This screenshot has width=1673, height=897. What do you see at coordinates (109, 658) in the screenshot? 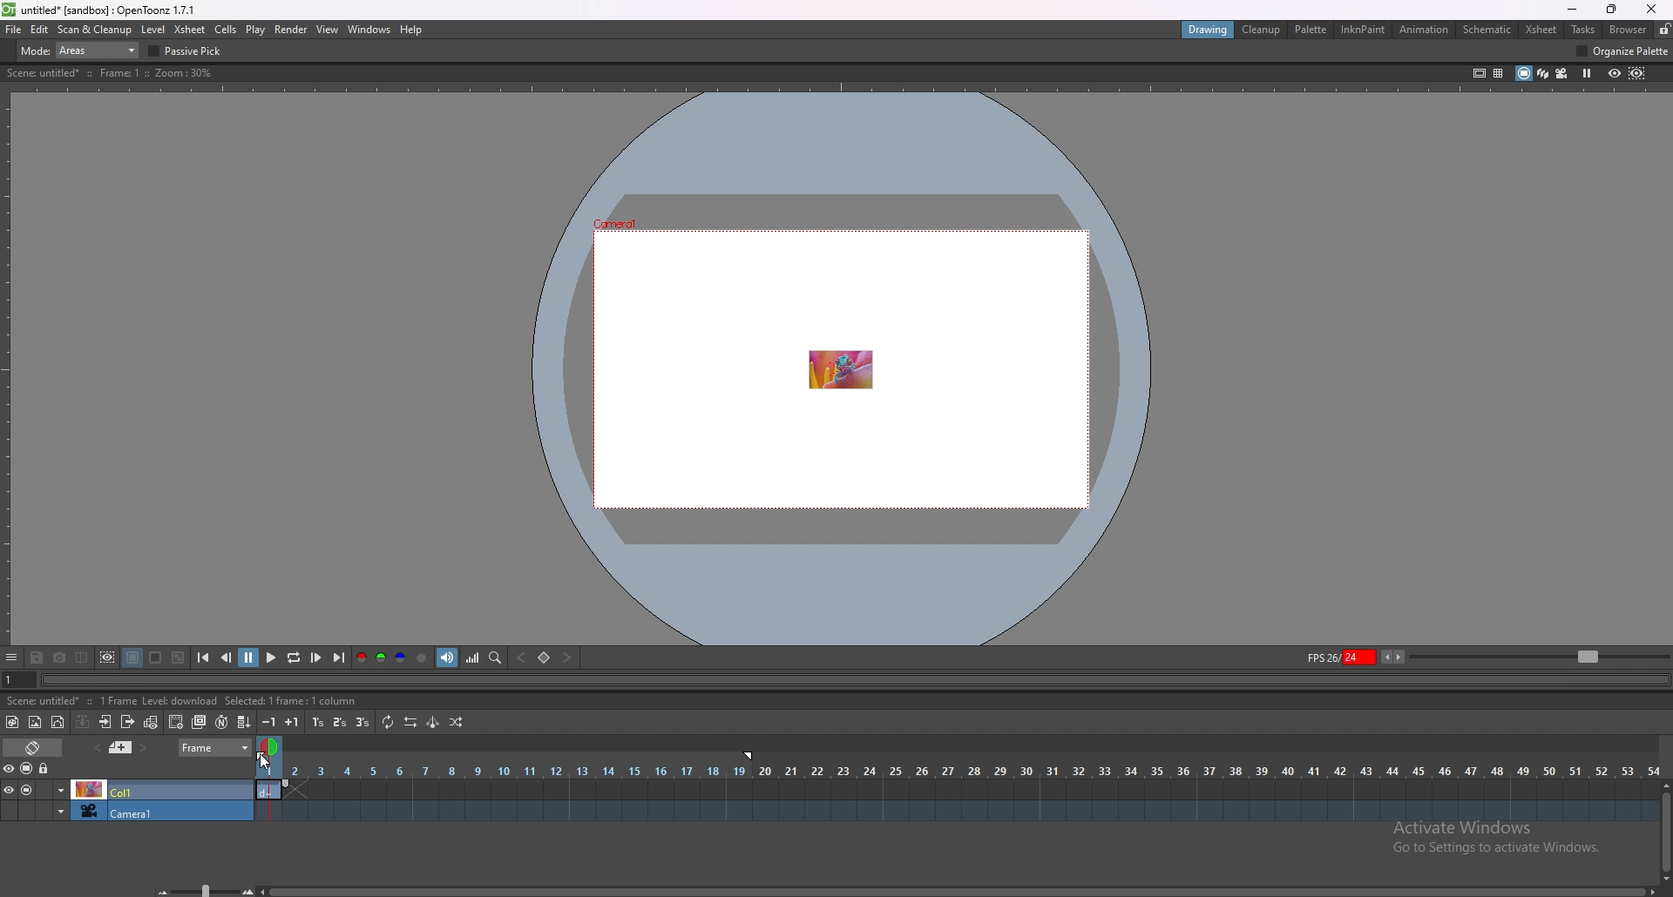
I see `define sub camera` at bounding box center [109, 658].